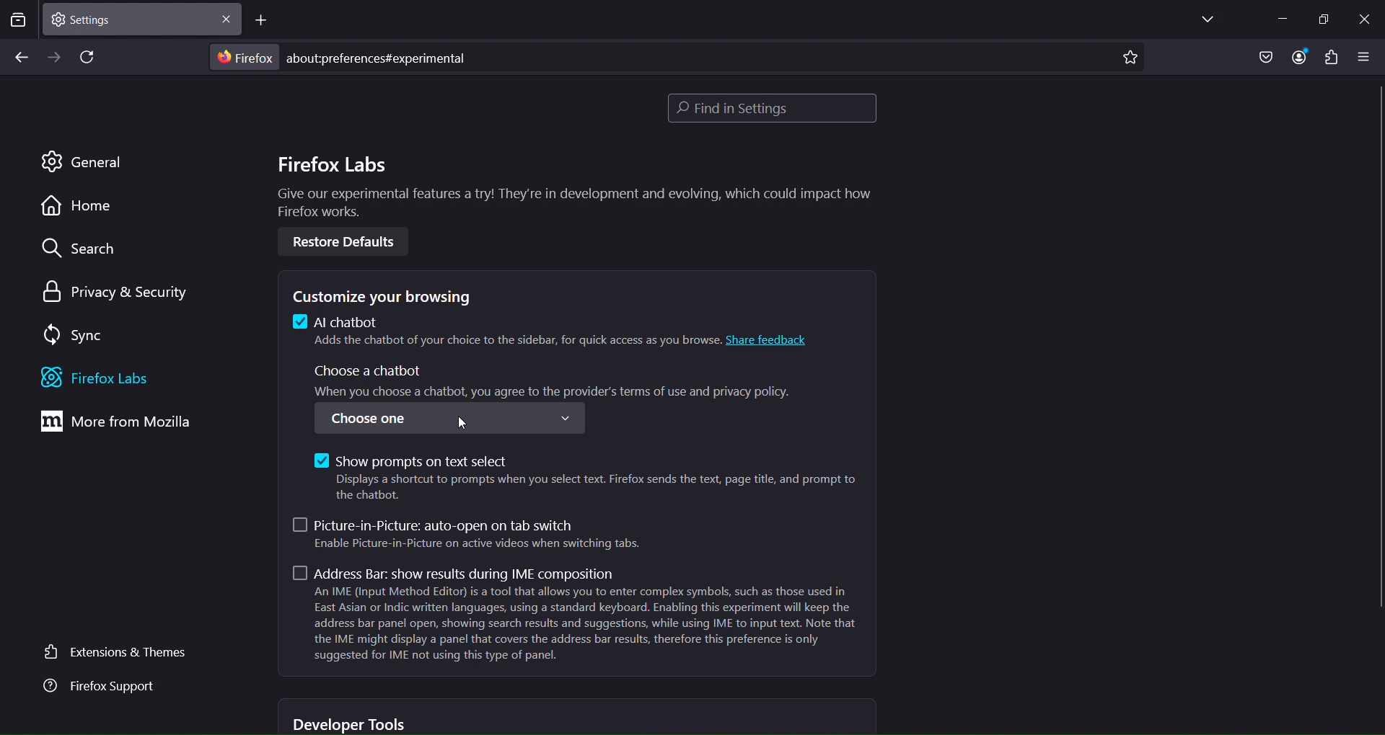  Describe the element at coordinates (382, 58) in the screenshot. I see `about:preferences#experimental` at that location.